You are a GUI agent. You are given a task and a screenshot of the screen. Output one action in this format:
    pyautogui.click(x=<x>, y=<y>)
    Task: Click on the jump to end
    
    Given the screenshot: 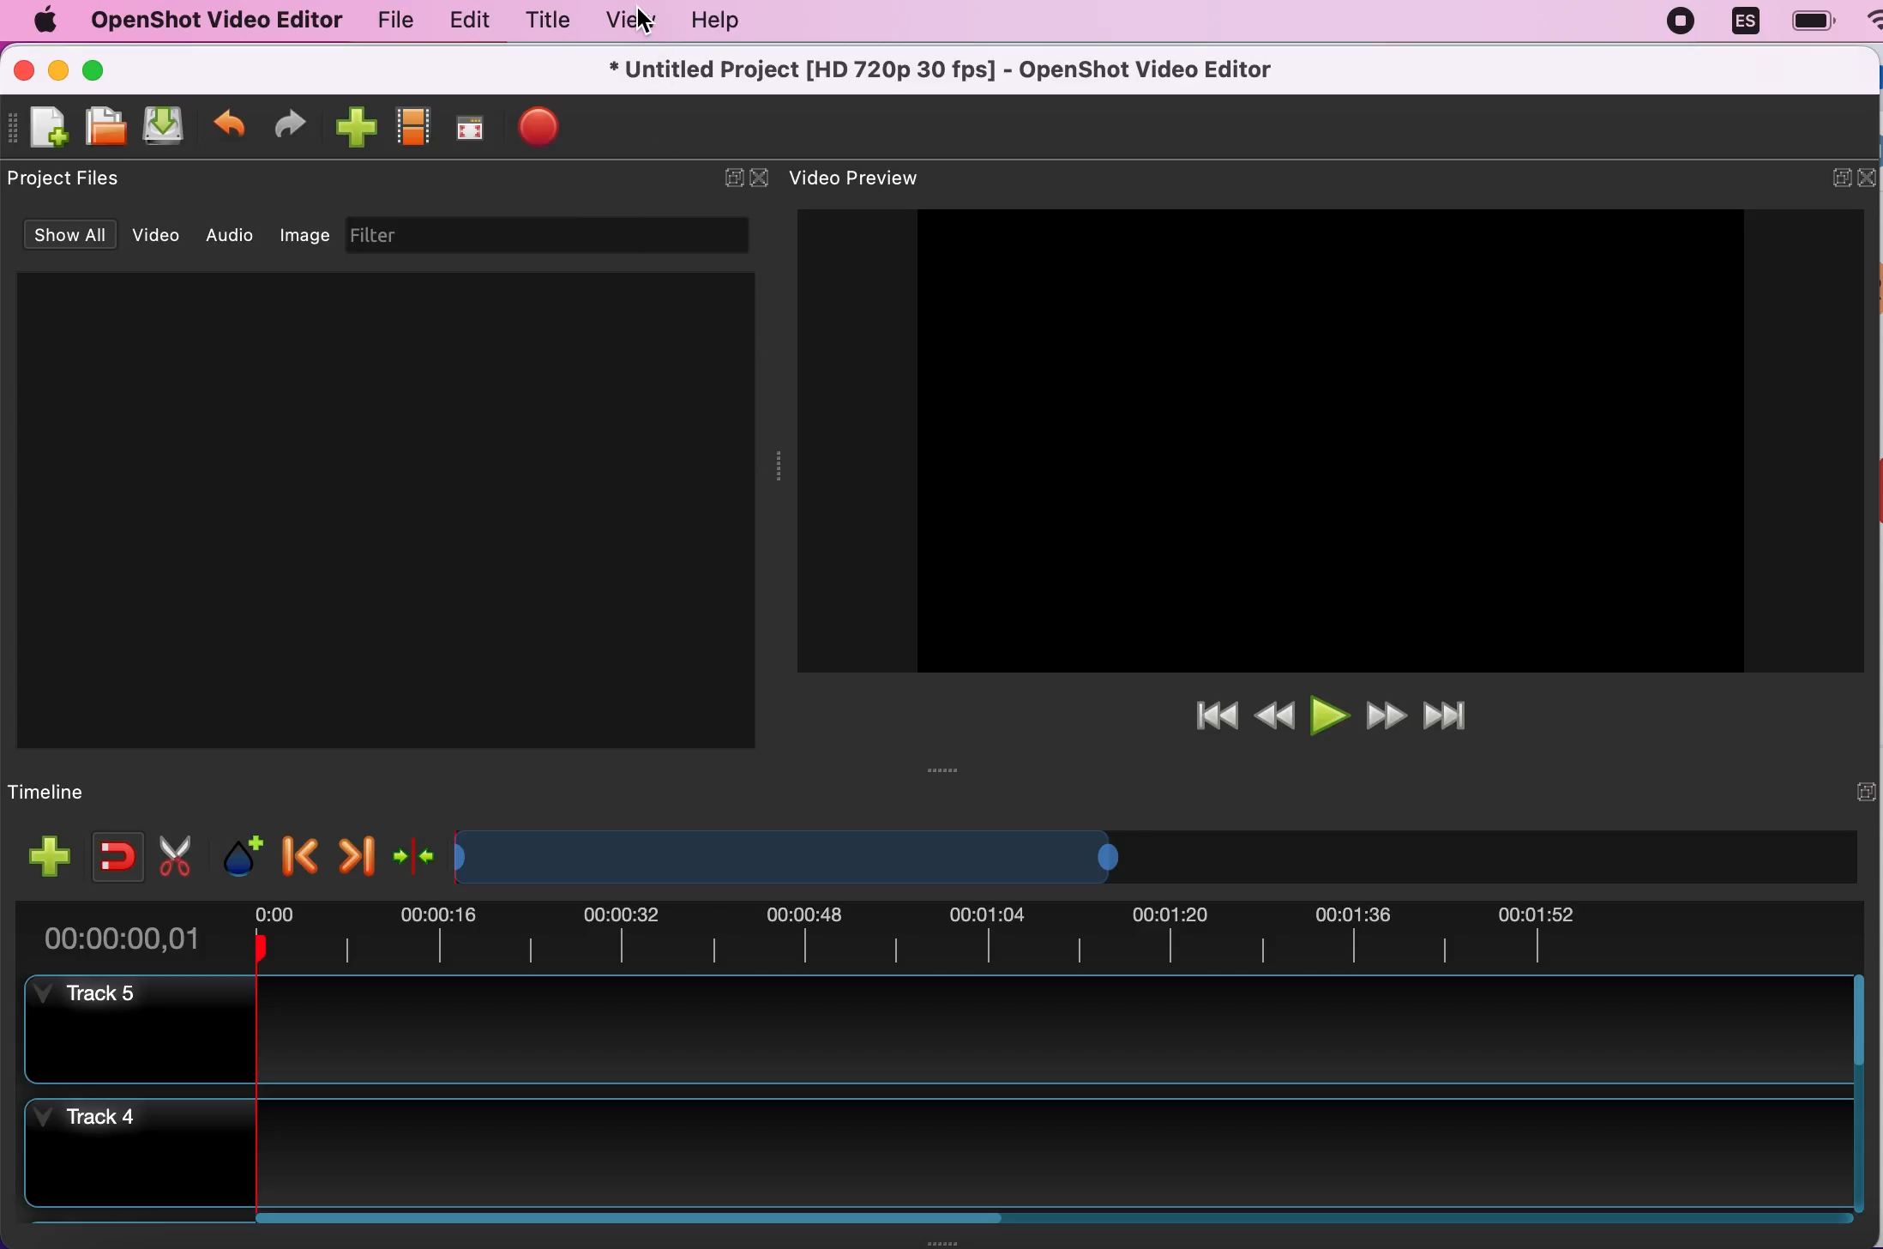 What is the action you would take?
    pyautogui.click(x=1460, y=709)
    